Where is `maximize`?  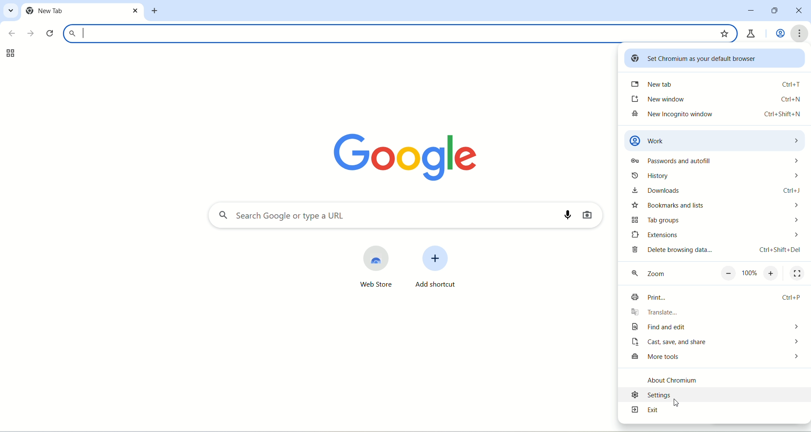 maximize is located at coordinates (773, 11).